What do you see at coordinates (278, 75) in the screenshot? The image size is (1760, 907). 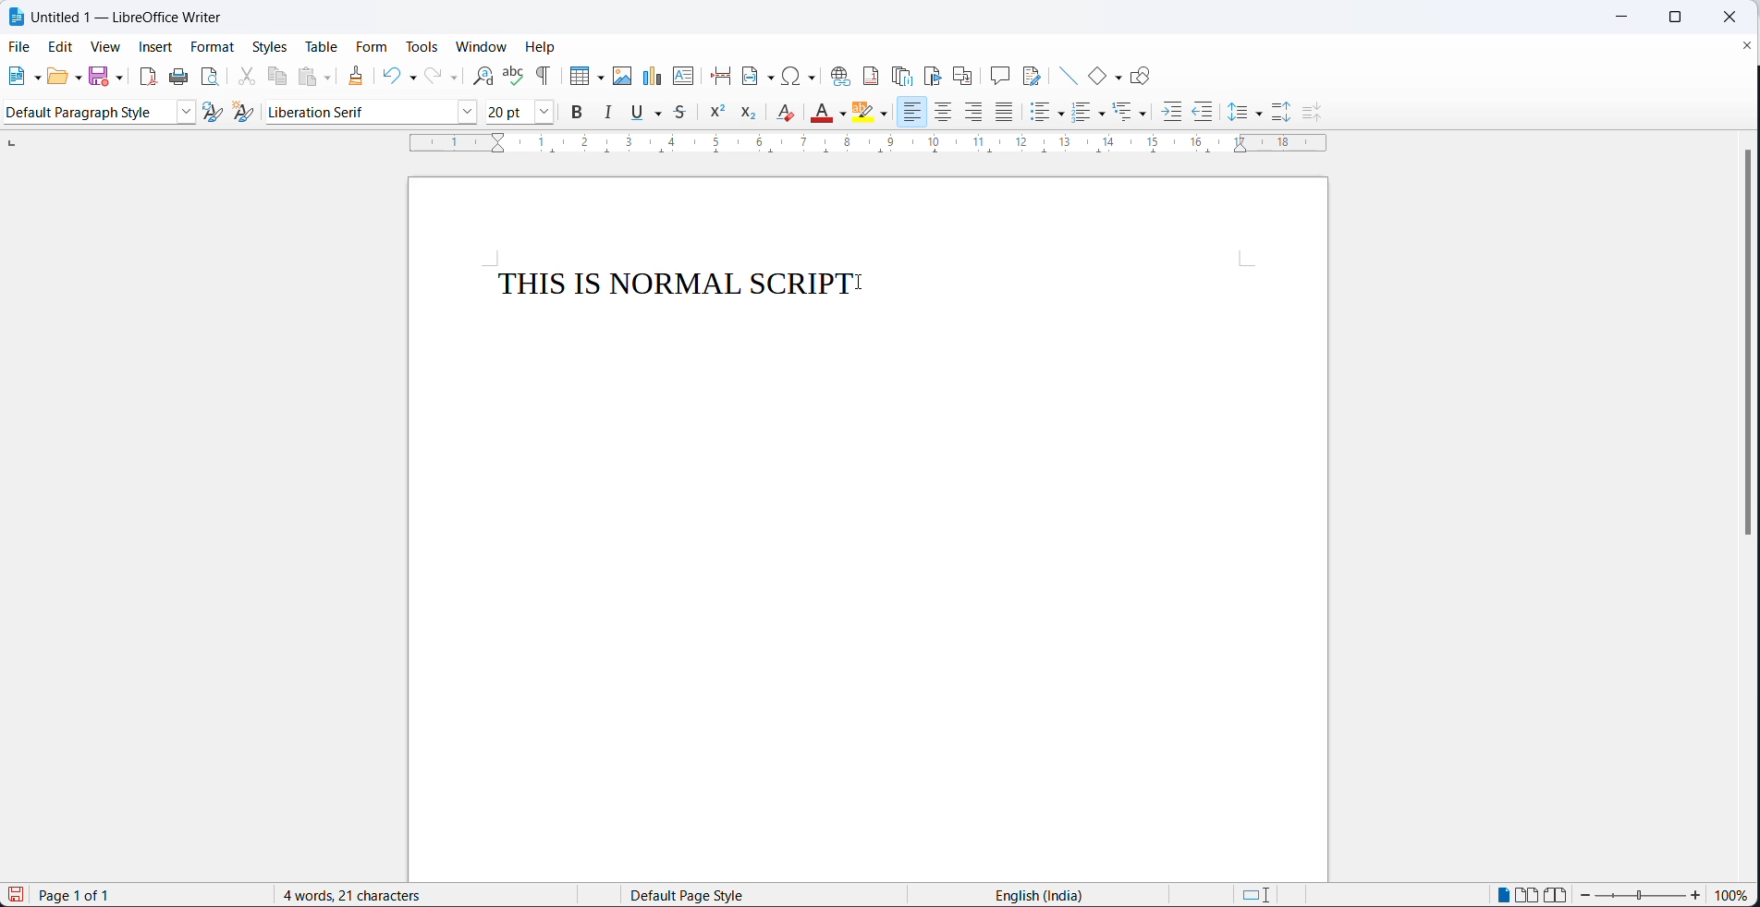 I see `copy ` at bounding box center [278, 75].